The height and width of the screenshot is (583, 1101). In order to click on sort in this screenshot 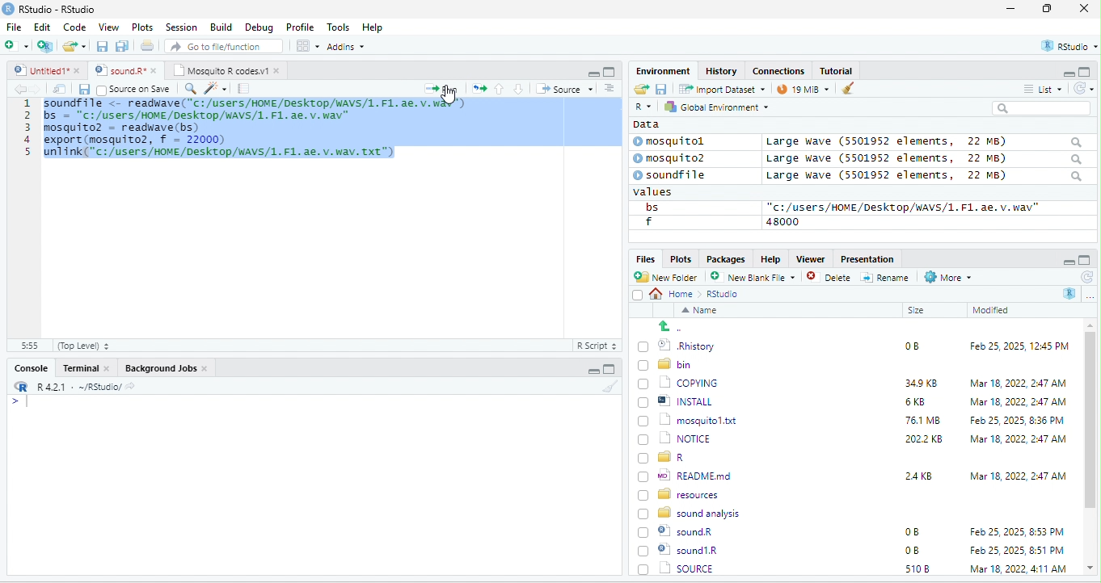, I will do `click(609, 87)`.